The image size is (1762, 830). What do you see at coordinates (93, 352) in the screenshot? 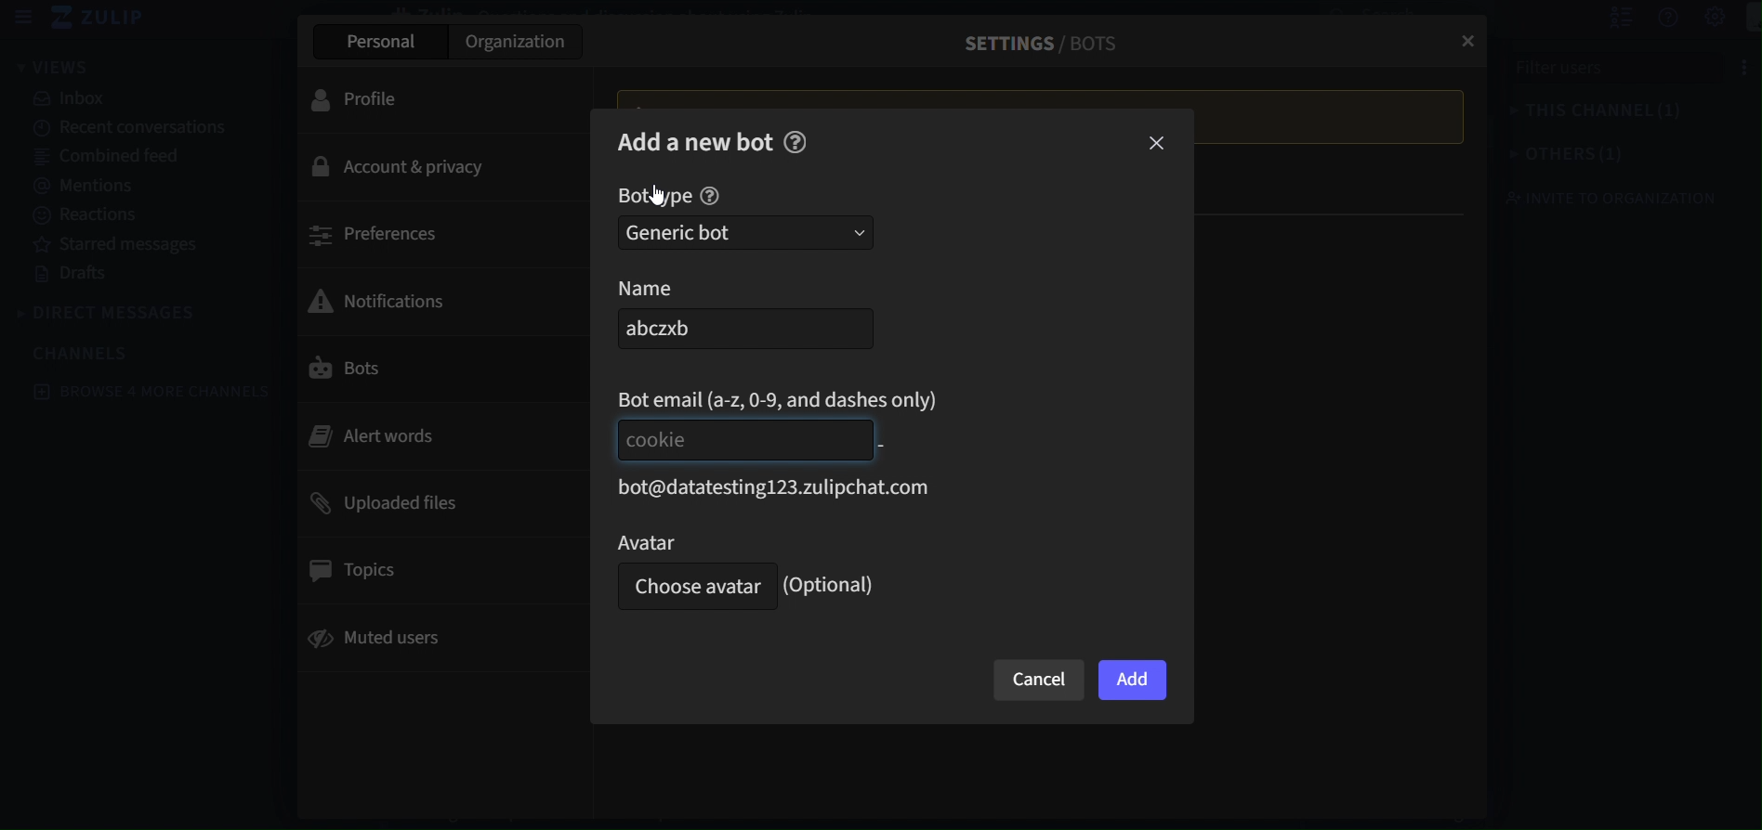
I see `channels` at bounding box center [93, 352].